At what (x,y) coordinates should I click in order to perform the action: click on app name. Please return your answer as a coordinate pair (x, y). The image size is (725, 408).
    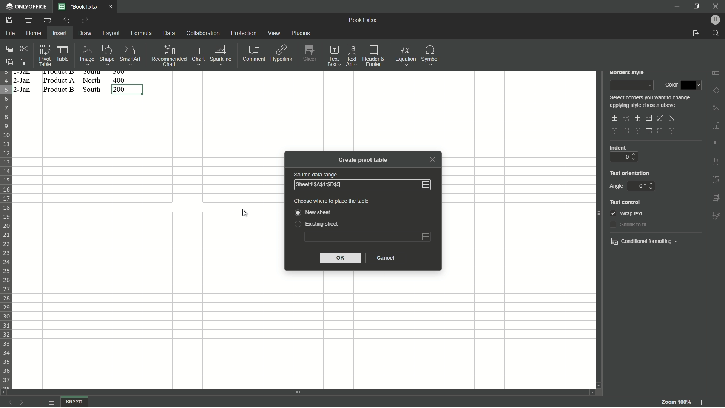
    Looking at the image, I should click on (26, 7).